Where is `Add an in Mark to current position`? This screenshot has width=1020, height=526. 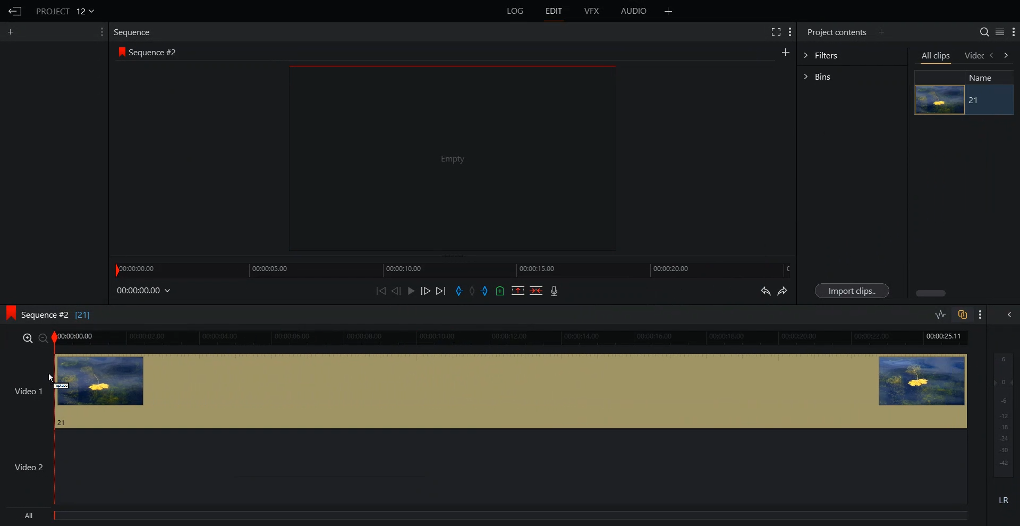 Add an in Mark to current position is located at coordinates (459, 291).